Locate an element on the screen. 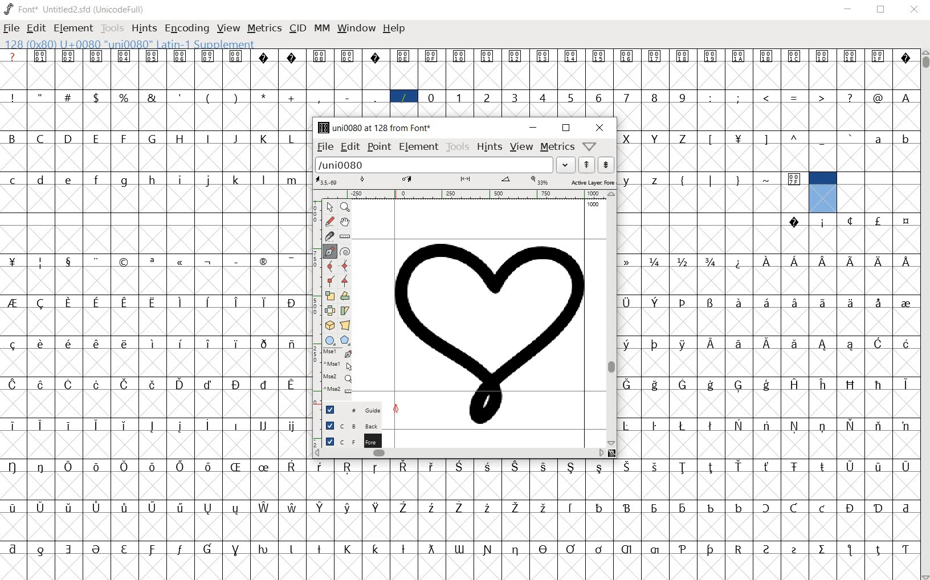  glyph is located at coordinates (181, 467).